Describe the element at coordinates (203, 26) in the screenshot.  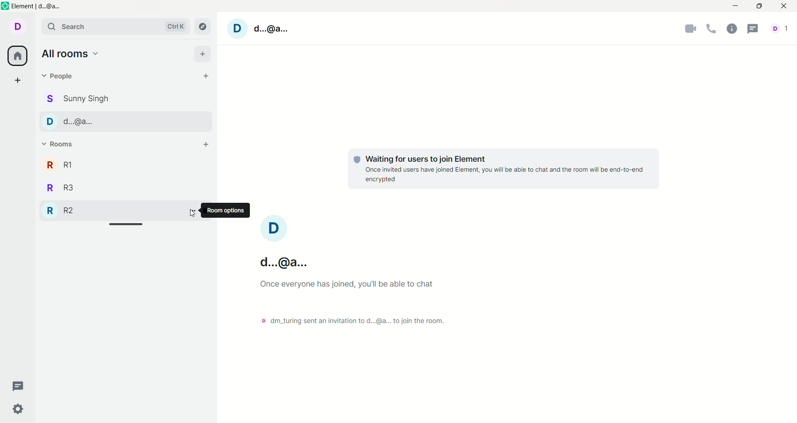
I see `explore room` at that location.